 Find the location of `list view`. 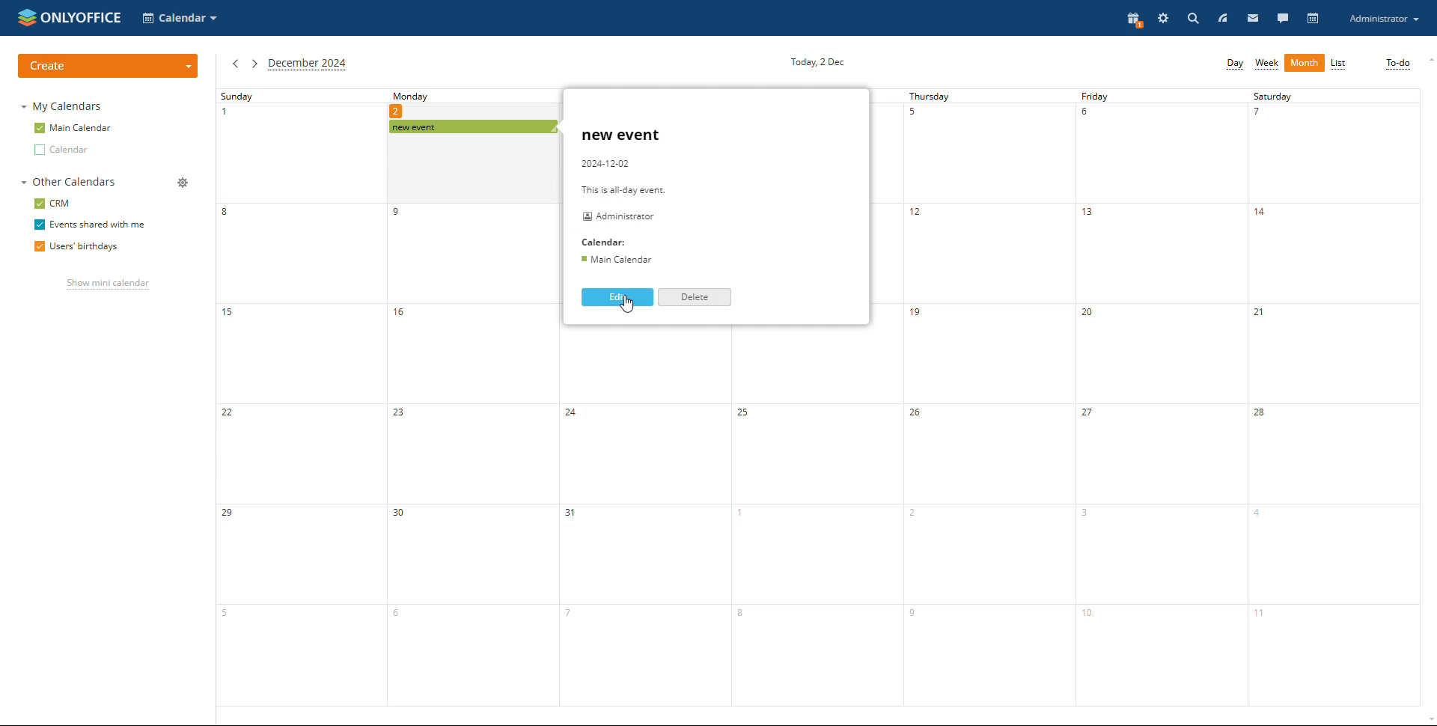

list view is located at coordinates (1340, 64).